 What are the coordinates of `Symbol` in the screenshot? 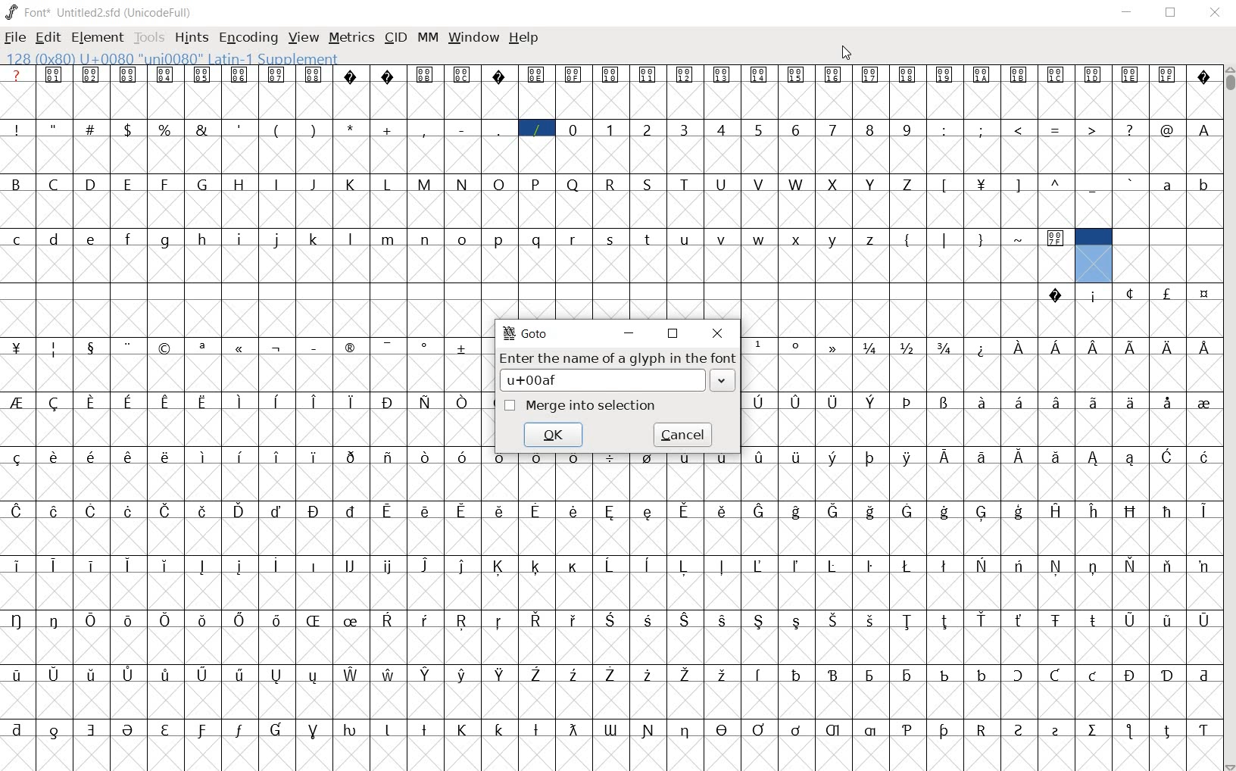 It's located at (426, 567).